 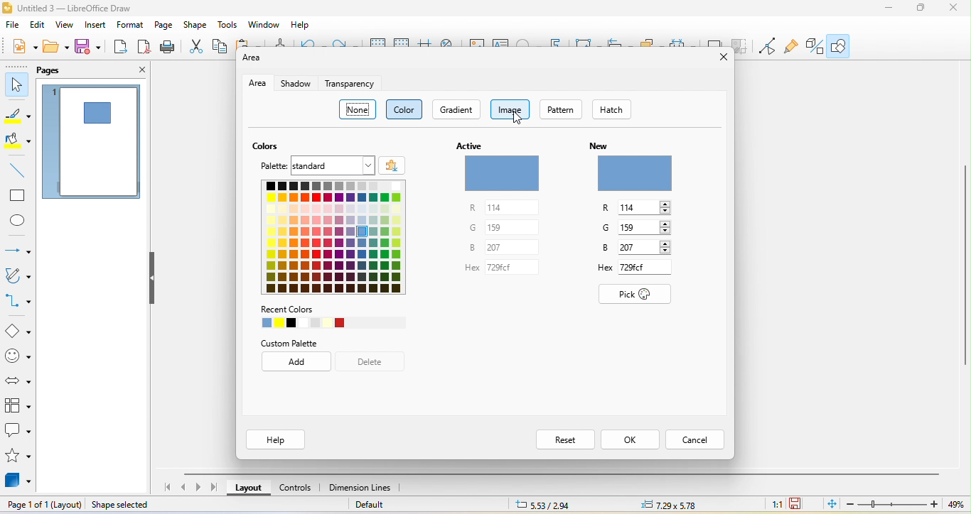 I want to click on pattern, so click(x=563, y=109).